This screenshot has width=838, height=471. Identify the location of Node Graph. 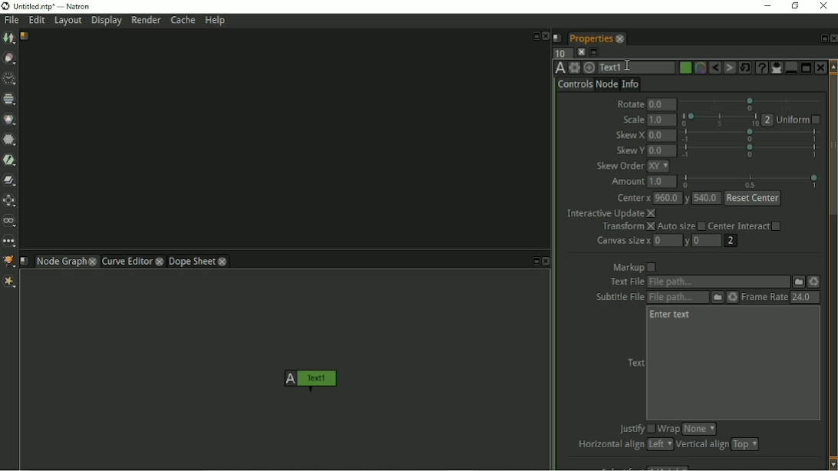
(60, 262).